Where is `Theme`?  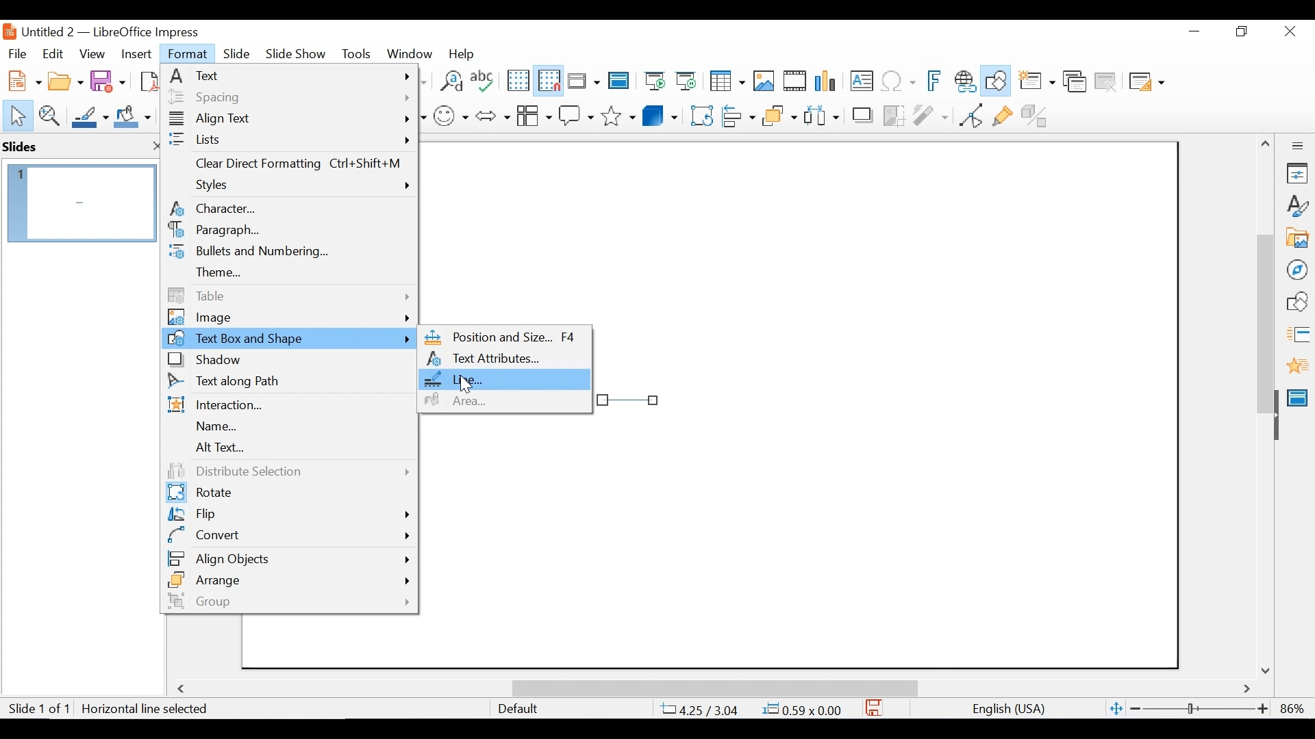 Theme is located at coordinates (288, 272).